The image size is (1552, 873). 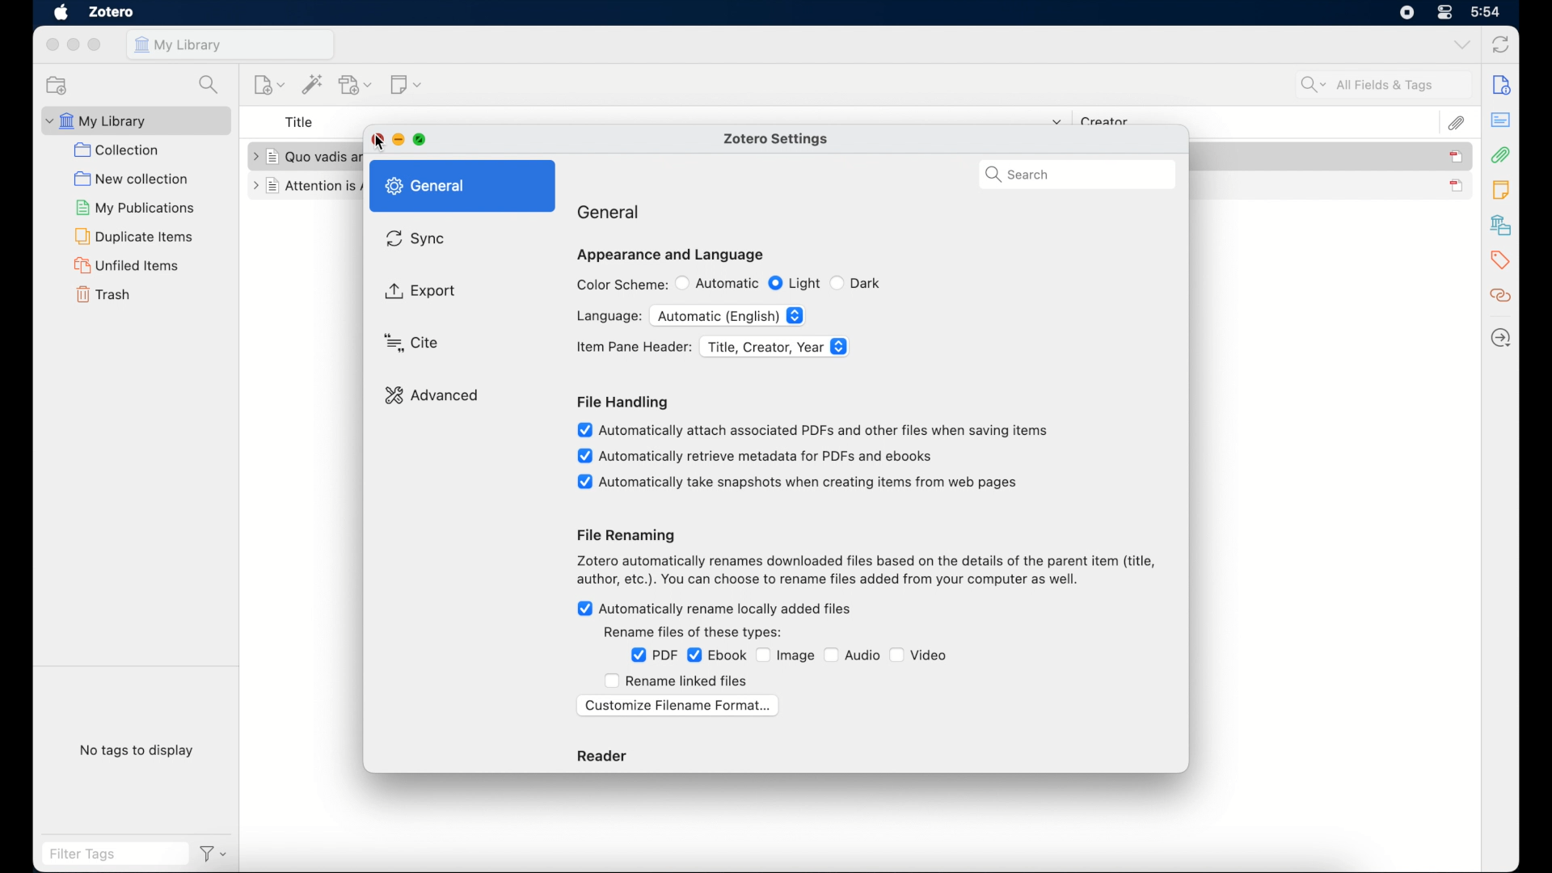 I want to click on image, so click(x=785, y=655).